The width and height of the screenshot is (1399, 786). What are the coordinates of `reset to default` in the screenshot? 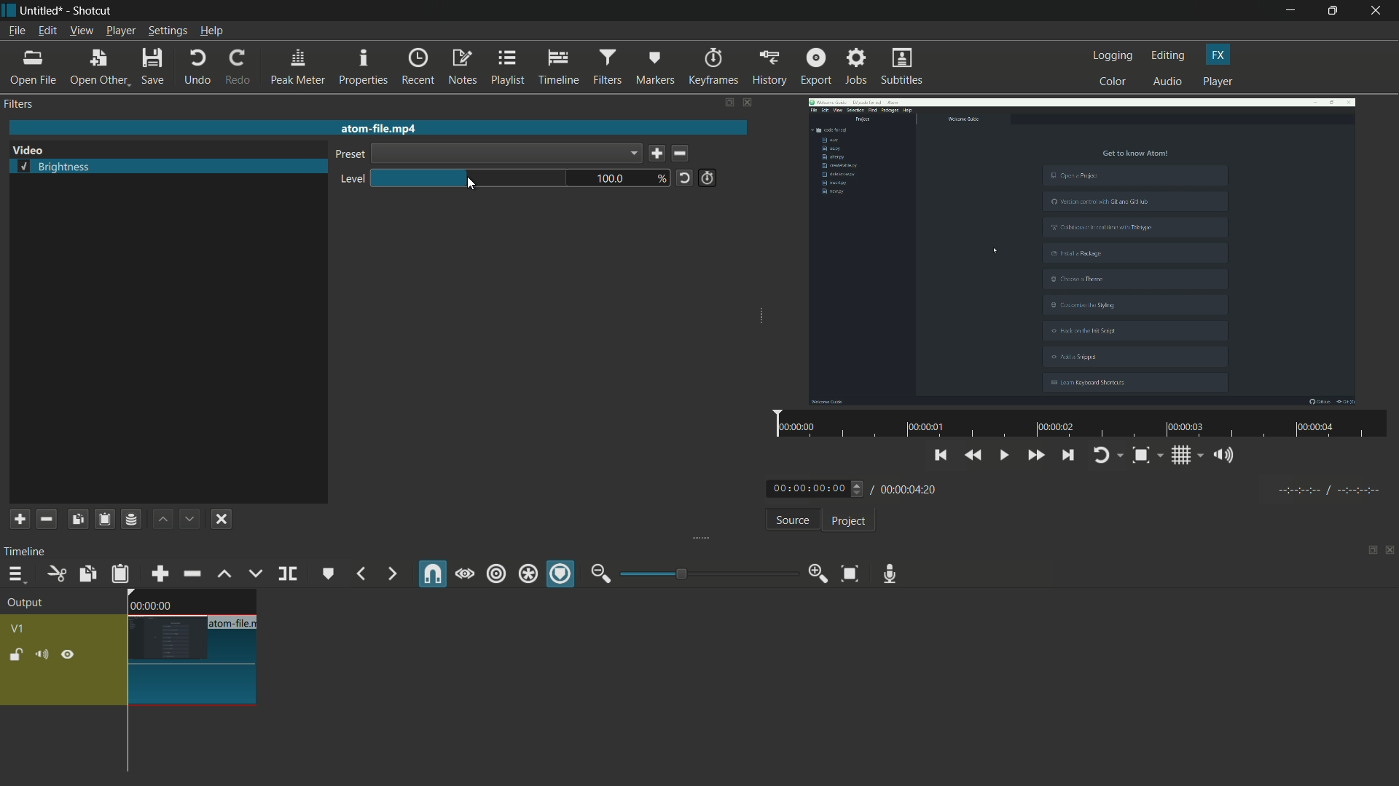 It's located at (684, 177).